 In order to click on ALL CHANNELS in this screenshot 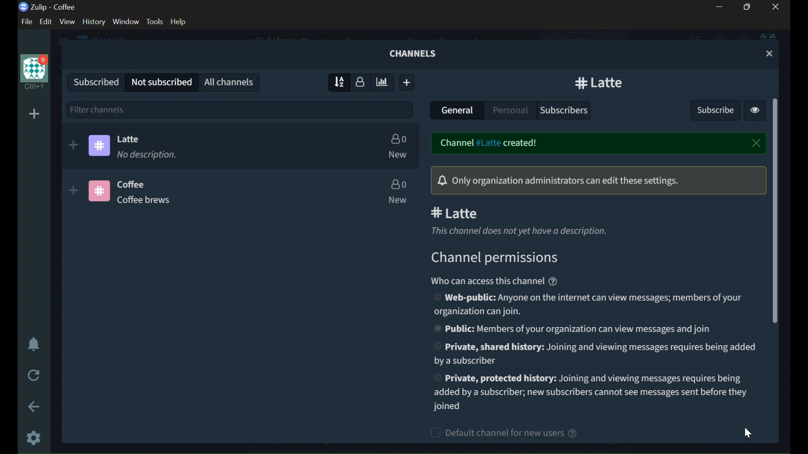, I will do `click(230, 82)`.